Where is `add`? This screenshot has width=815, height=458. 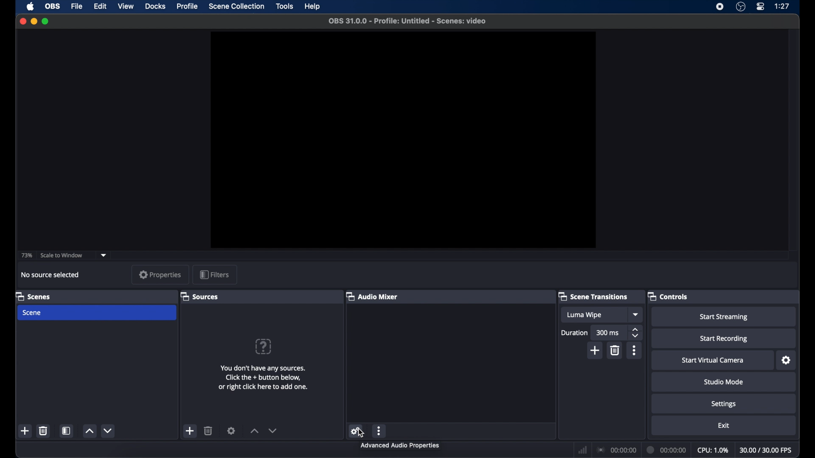
add is located at coordinates (191, 431).